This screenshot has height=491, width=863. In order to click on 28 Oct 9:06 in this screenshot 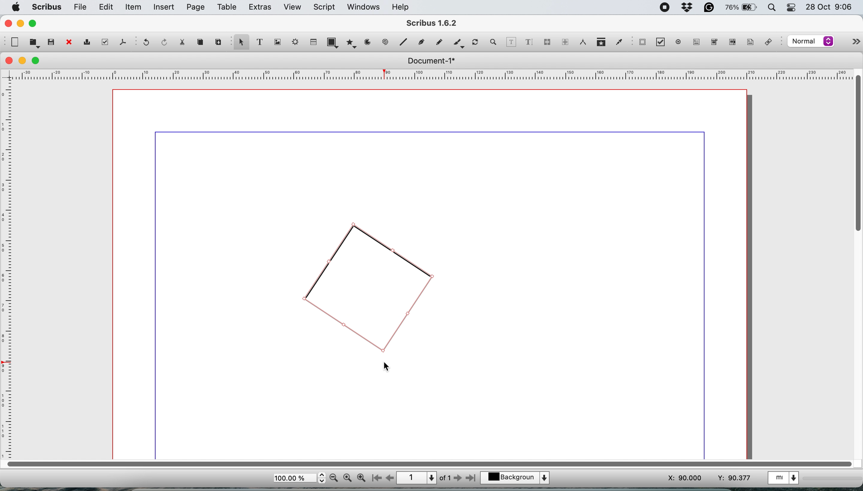, I will do `click(827, 7)`.